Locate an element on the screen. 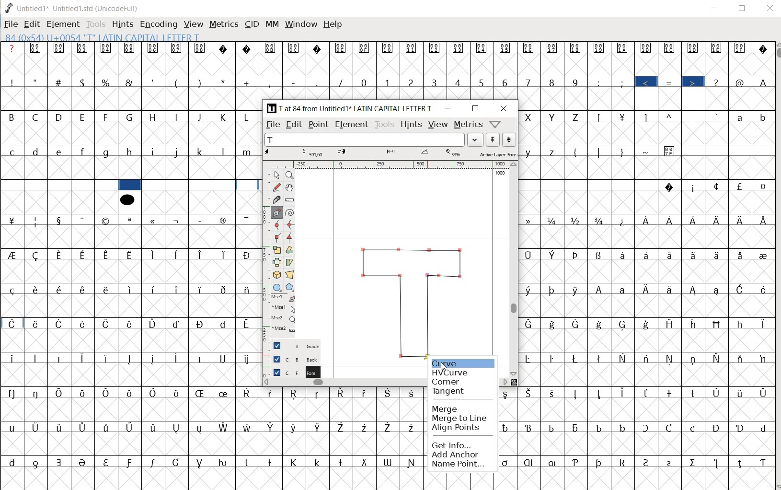  rotate is located at coordinates (291, 250).